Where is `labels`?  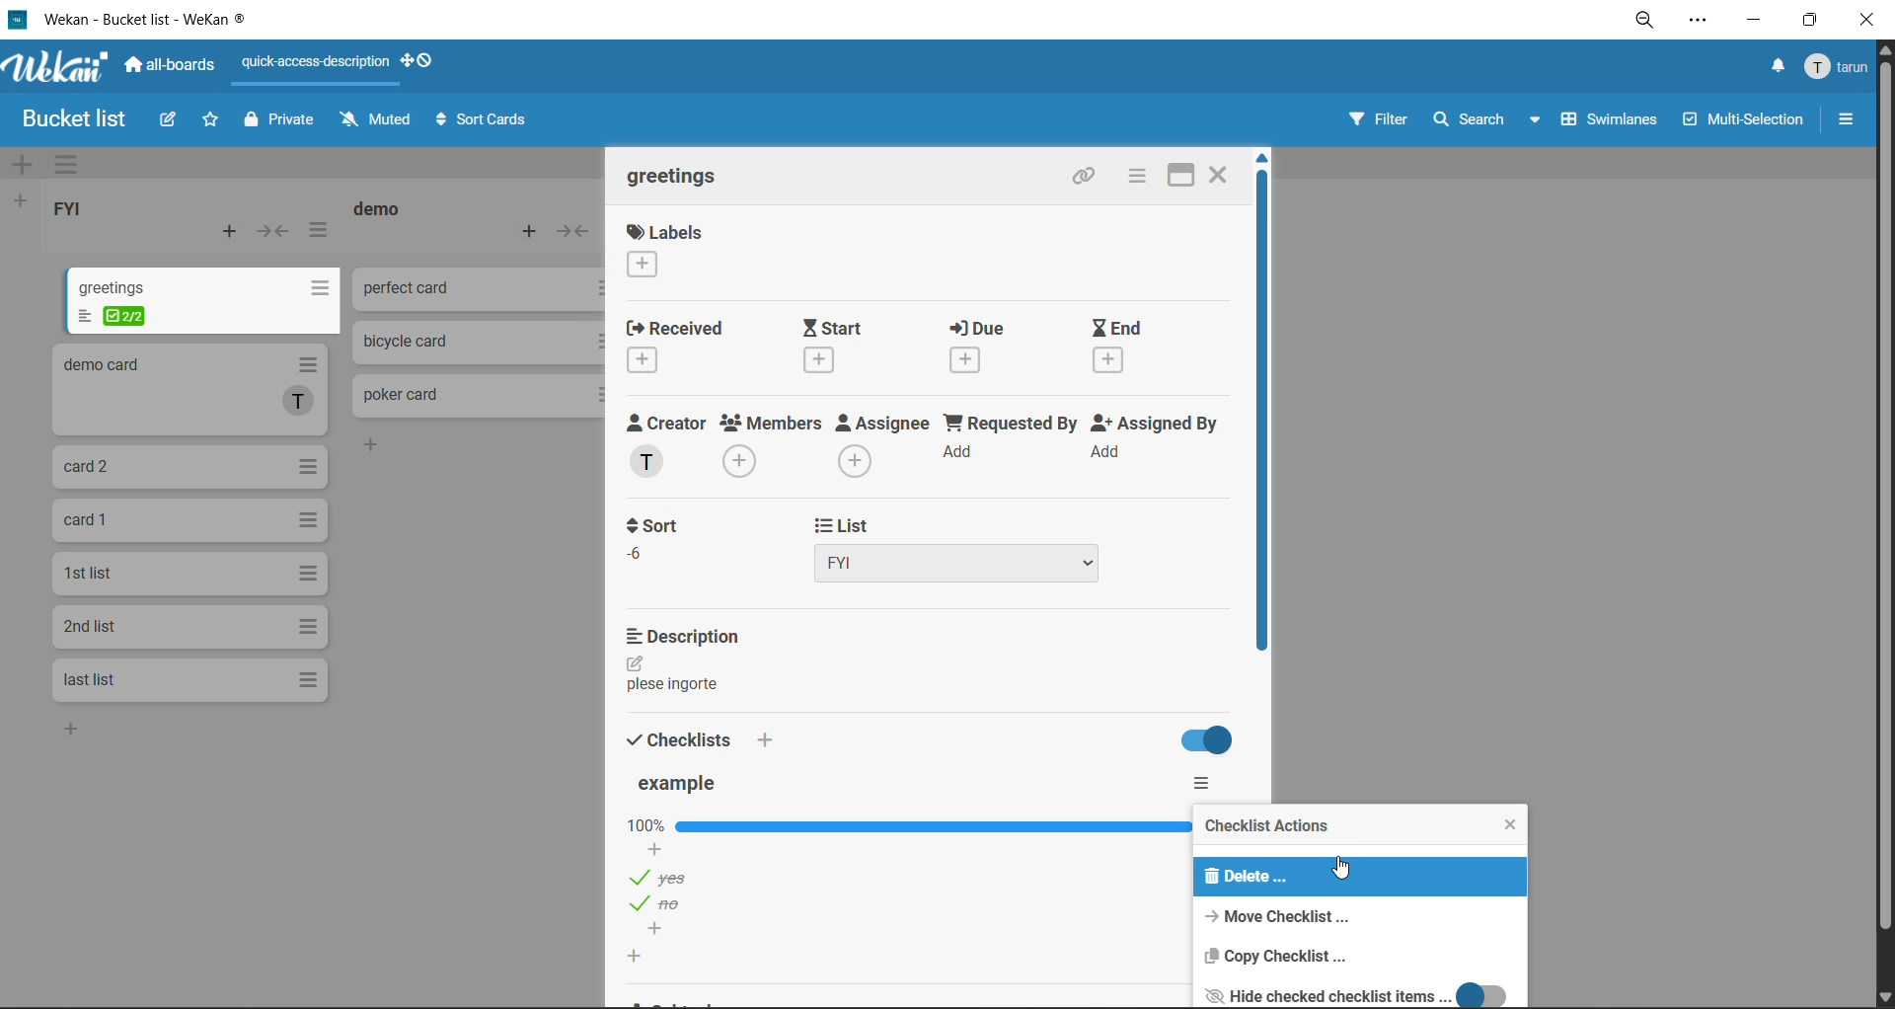 labels is located at coordinates (662, 251).